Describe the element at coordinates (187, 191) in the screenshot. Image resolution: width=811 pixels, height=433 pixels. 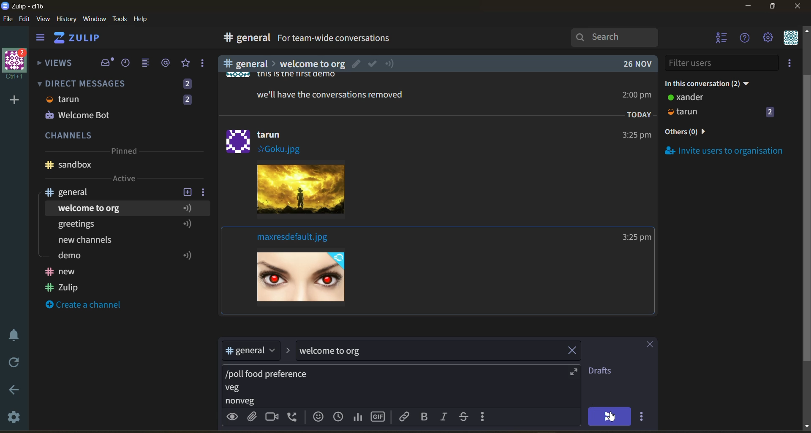
I see `add new topic` at that location.